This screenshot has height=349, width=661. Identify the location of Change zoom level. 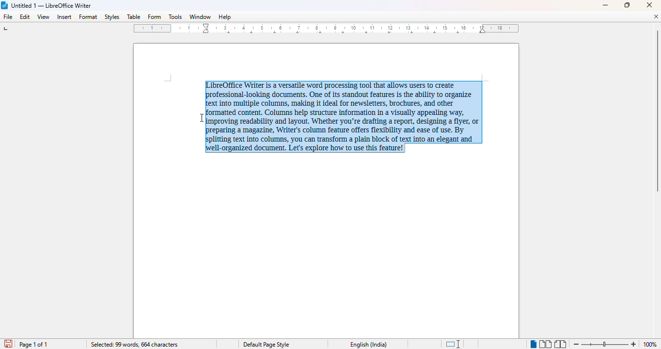
(605, 343).